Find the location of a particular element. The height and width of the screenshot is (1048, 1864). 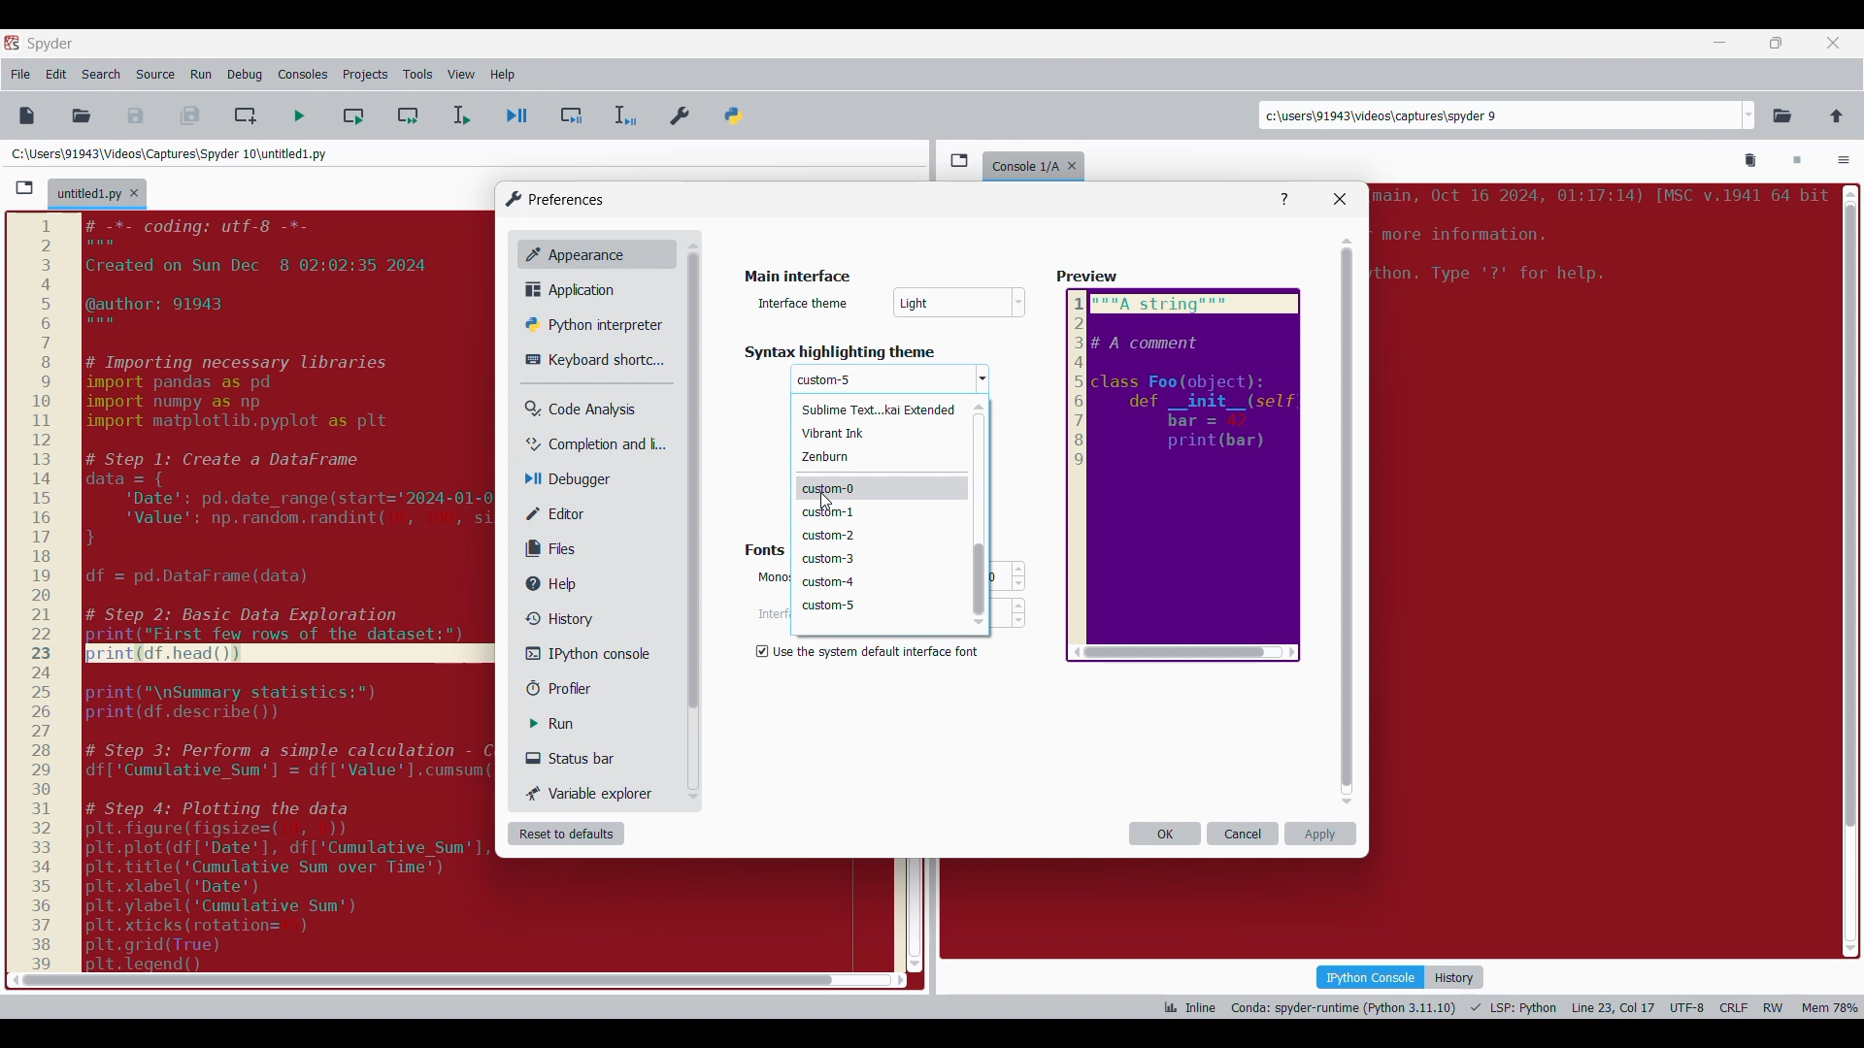

Vertical slide bar is located at coordinates (979, 513).